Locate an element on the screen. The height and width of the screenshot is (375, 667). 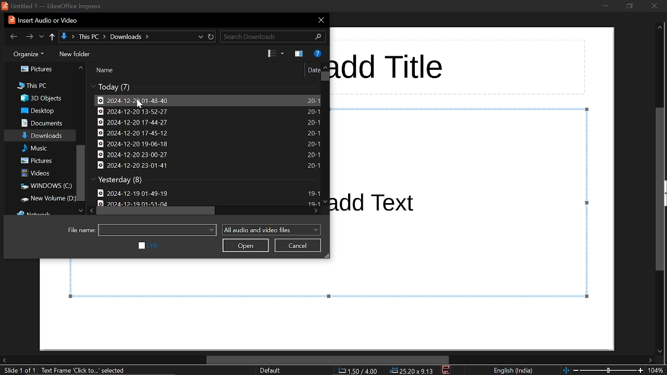
save is located at coordinates (447, 370).